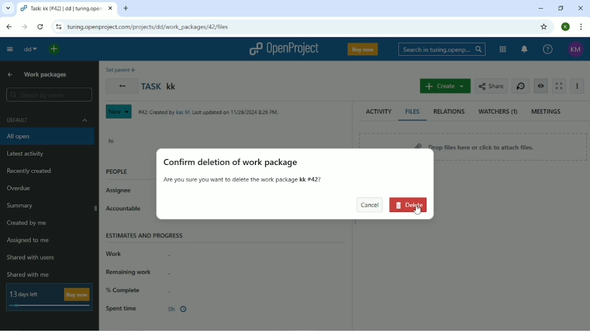 The height and width of the screenshot is (331, 590). What do you see at coordinates (575, 50) in the screenshot?
I see `KM` at bounding box center [575, 50].